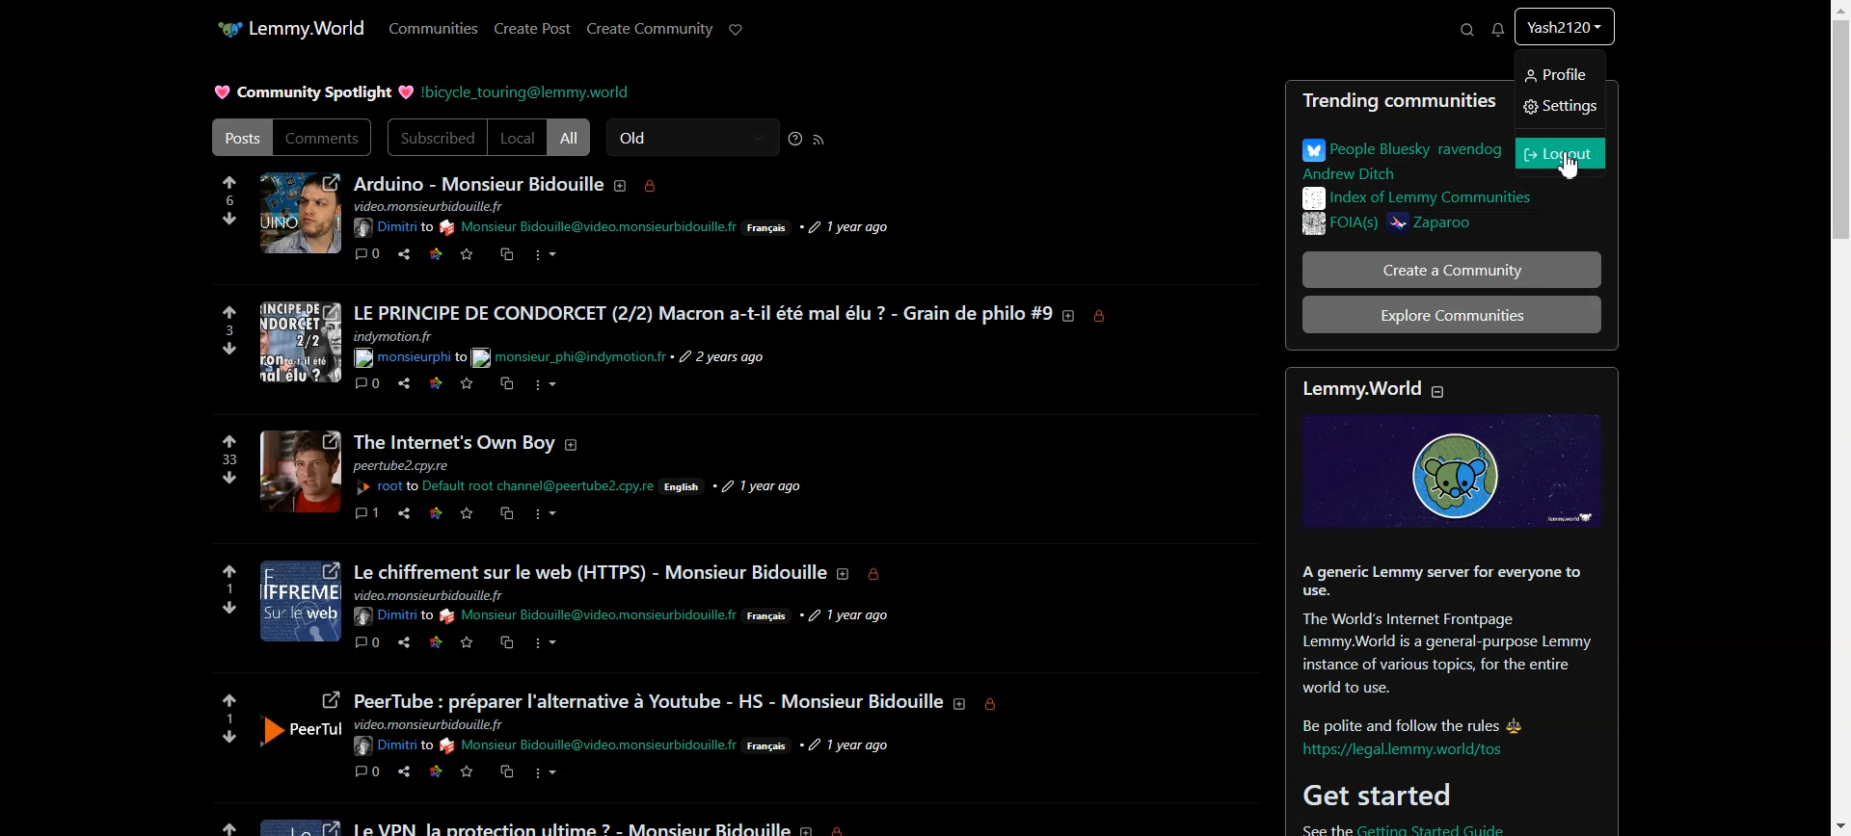 This screenshot has width=1851, height=836. I want to click on Hyperlink, so click(588, 744).